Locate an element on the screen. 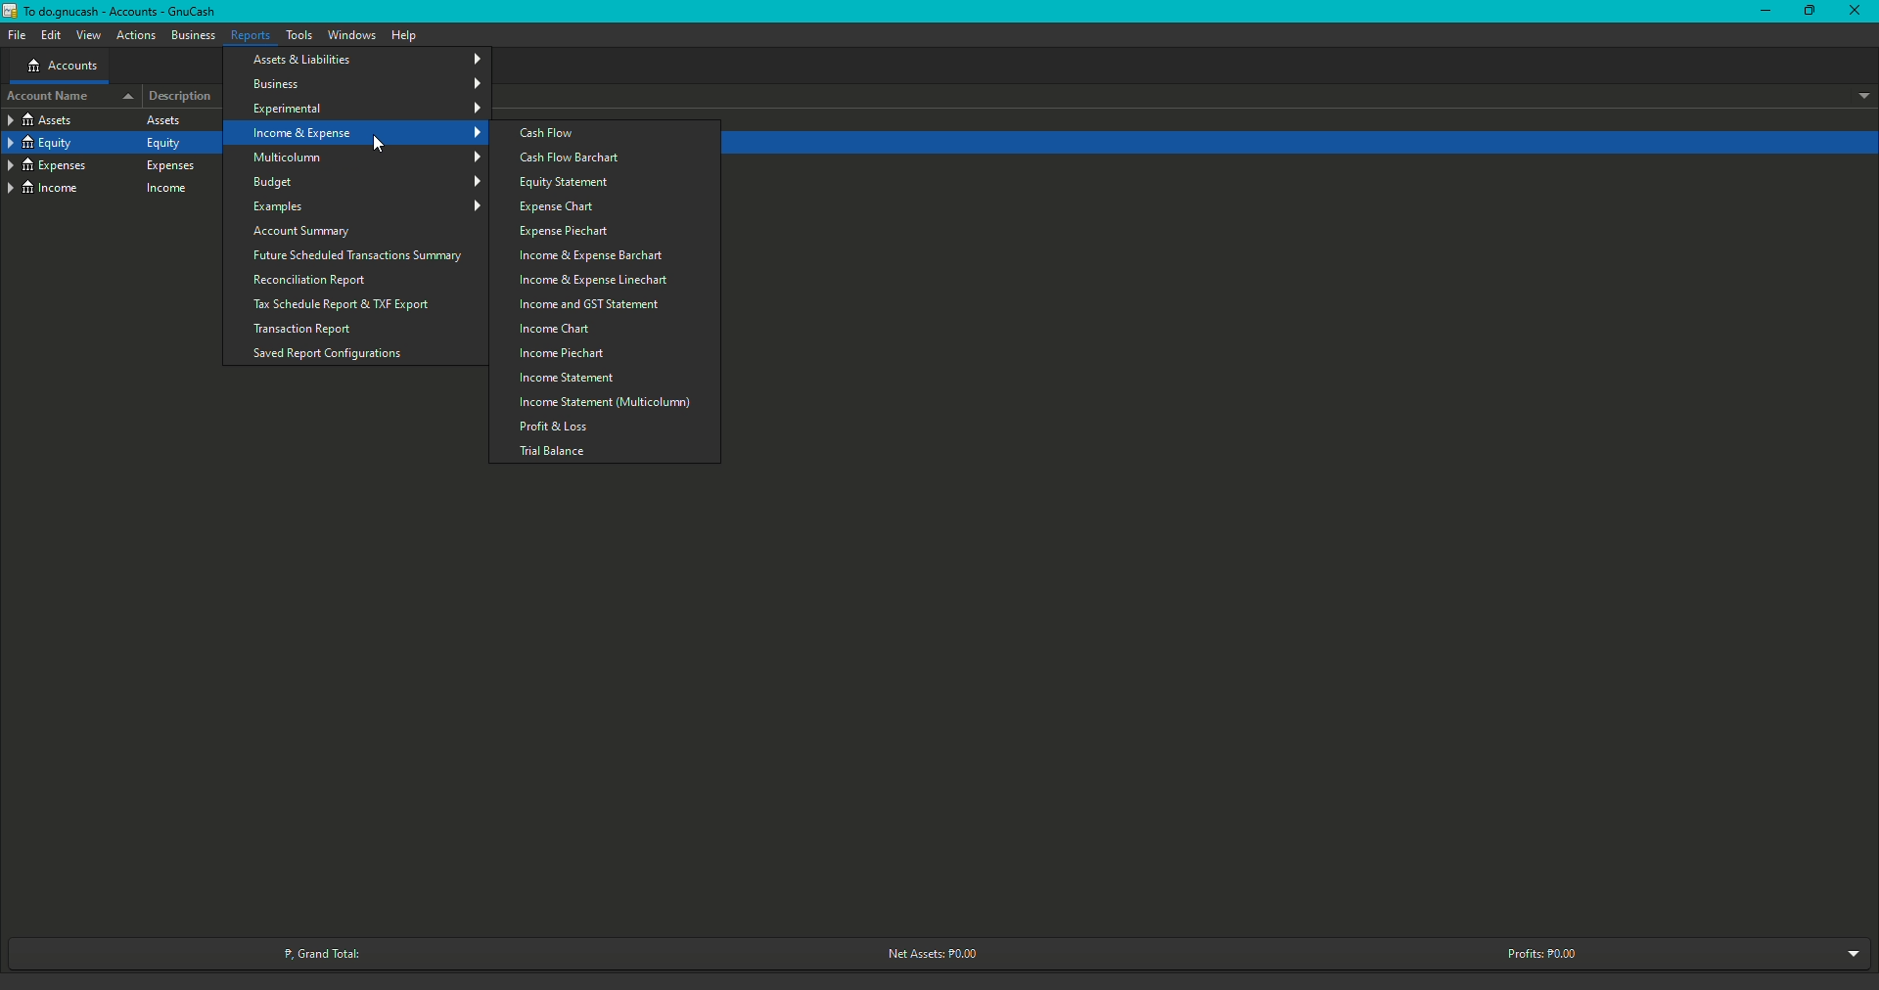 This screenshot has width=1879, height=990. Minimize is located at coordinates (1807, 14).